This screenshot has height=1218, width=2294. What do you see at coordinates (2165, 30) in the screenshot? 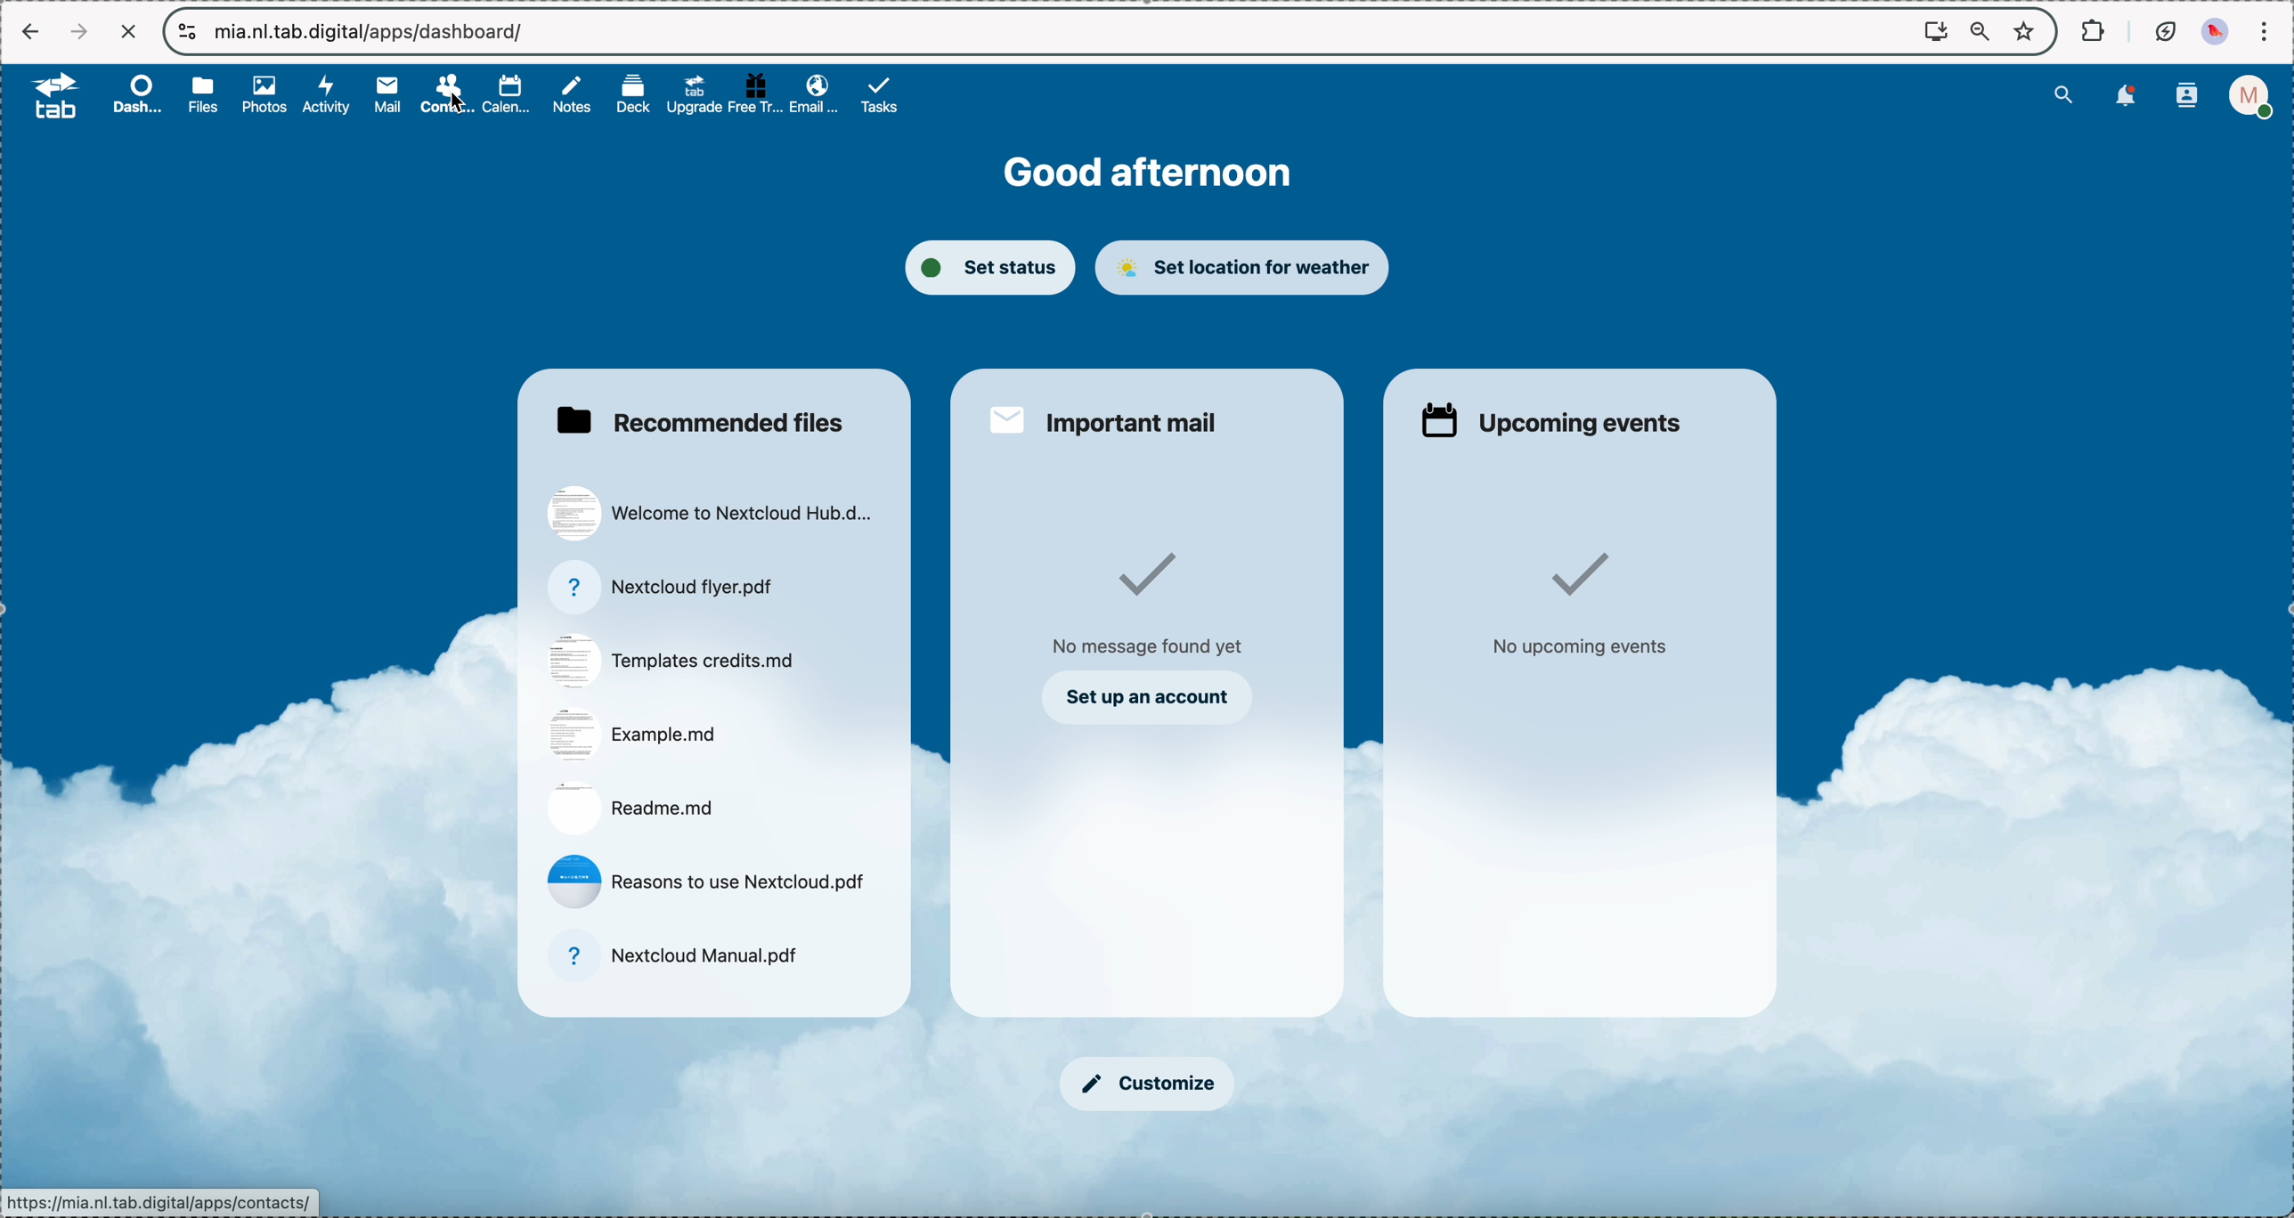
I see `battery eco` at bounding box center [2165, 30].